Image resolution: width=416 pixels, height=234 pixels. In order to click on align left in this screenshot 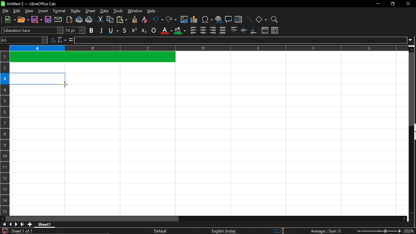, I will do `click(193, 30)`.